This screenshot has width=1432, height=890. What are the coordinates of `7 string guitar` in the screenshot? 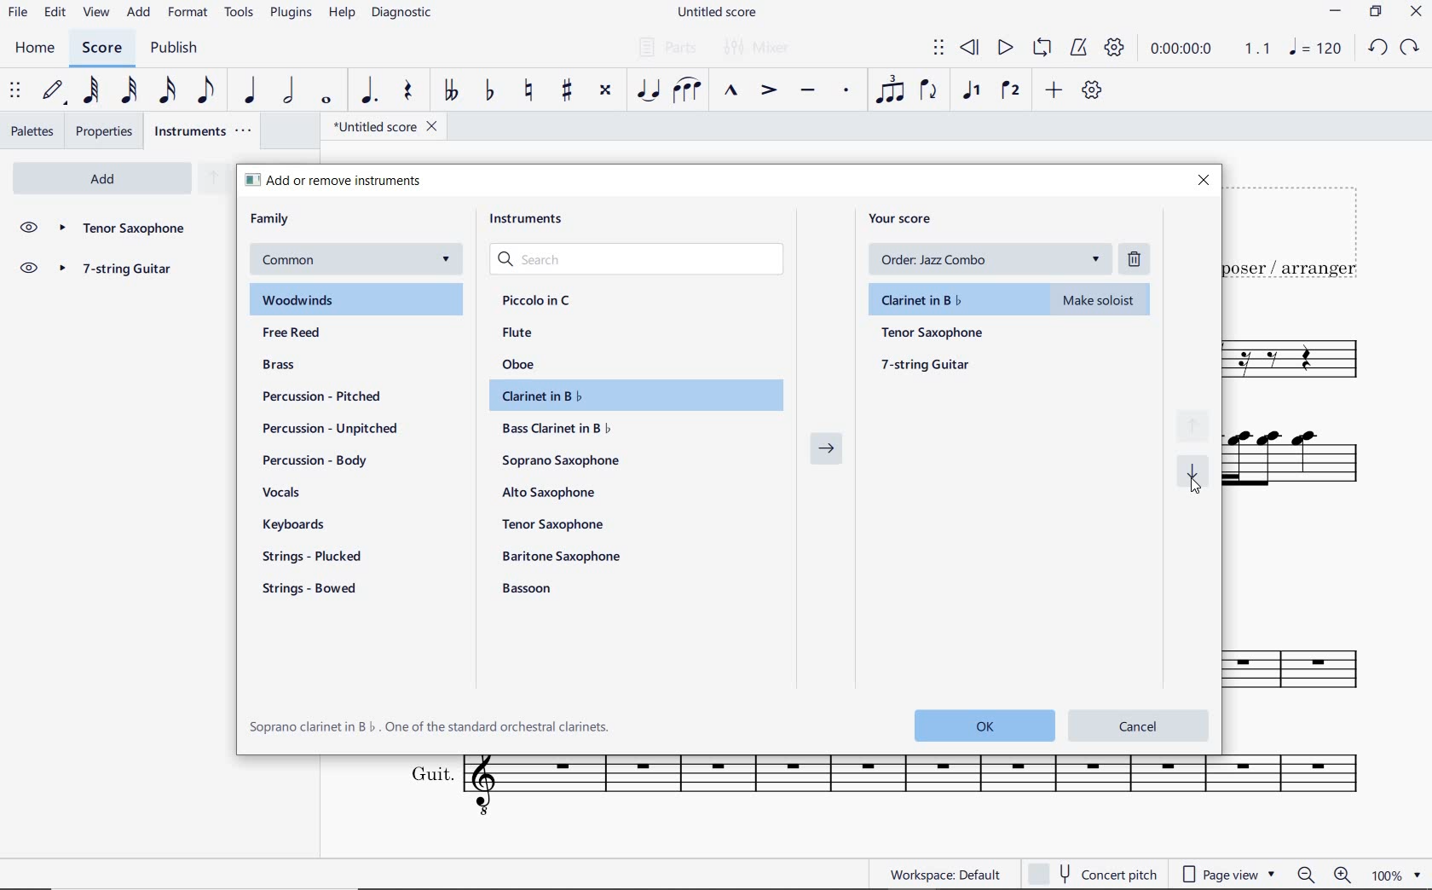 It's located at (123, 271).